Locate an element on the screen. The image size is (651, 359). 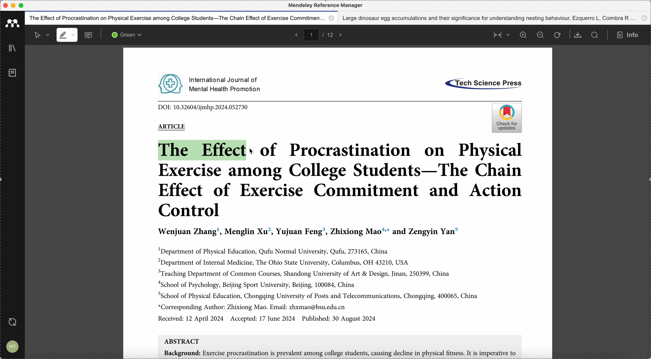
pdf opened is located at coordinates (190, 94).